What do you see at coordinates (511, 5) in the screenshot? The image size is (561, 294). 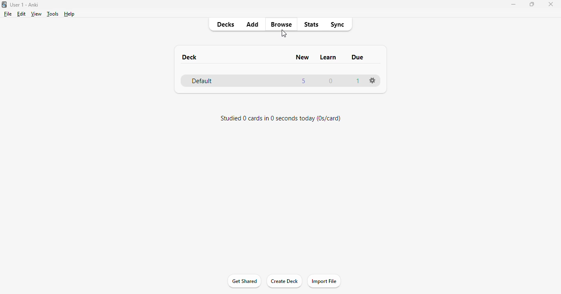 I see `minimize` at bounding box center [511, 5].